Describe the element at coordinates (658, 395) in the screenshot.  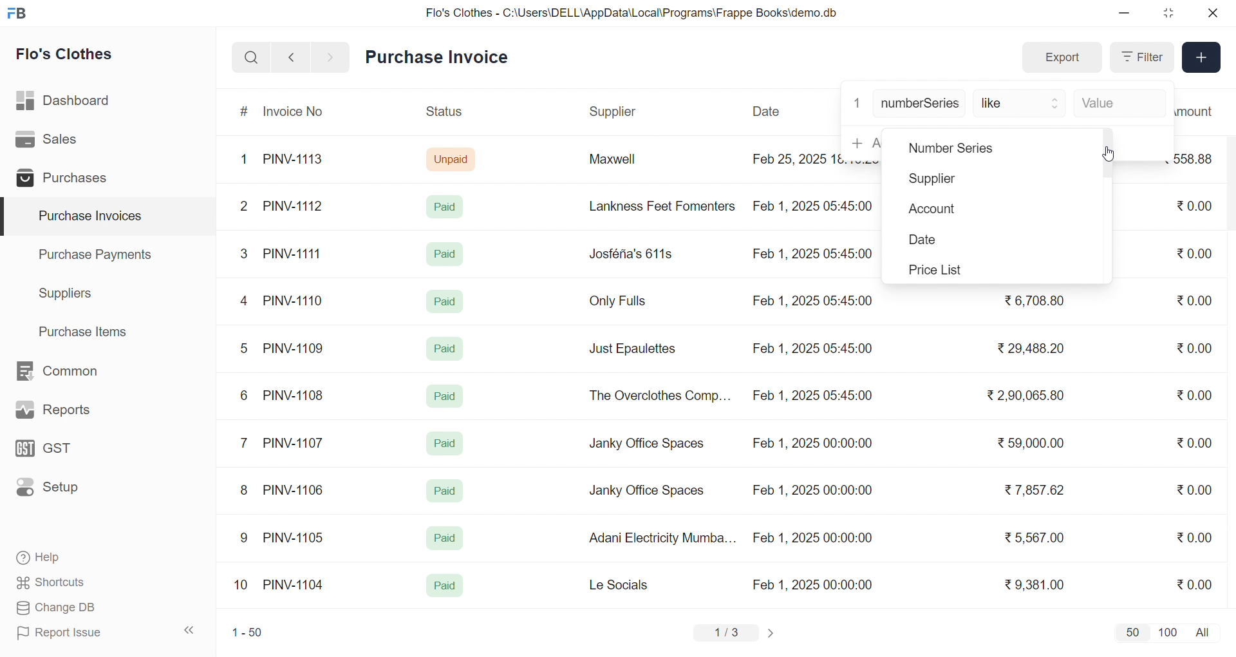
I see `The Overclothes Comp...` at that location.